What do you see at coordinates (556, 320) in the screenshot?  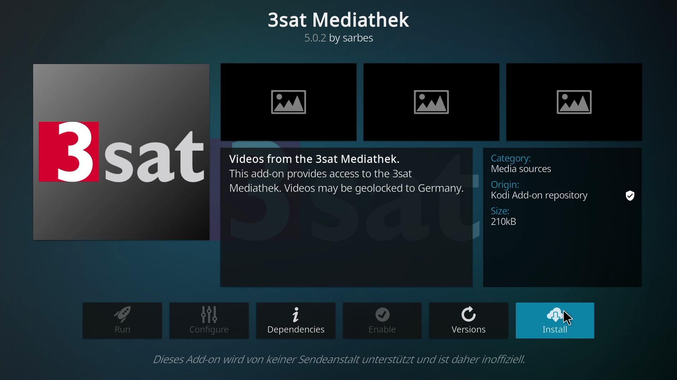 I see `install` at bounding box center [556, 320].